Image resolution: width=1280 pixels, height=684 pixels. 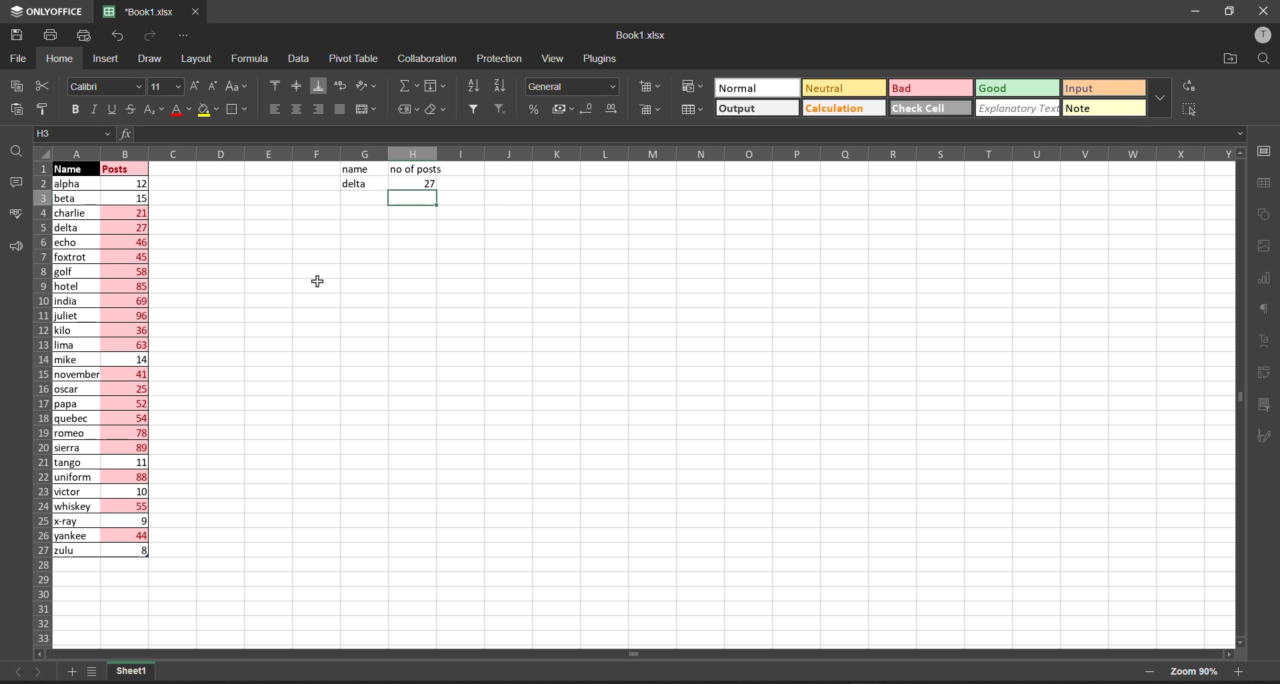 I want to click on cell address, so click(x=71, y=135).